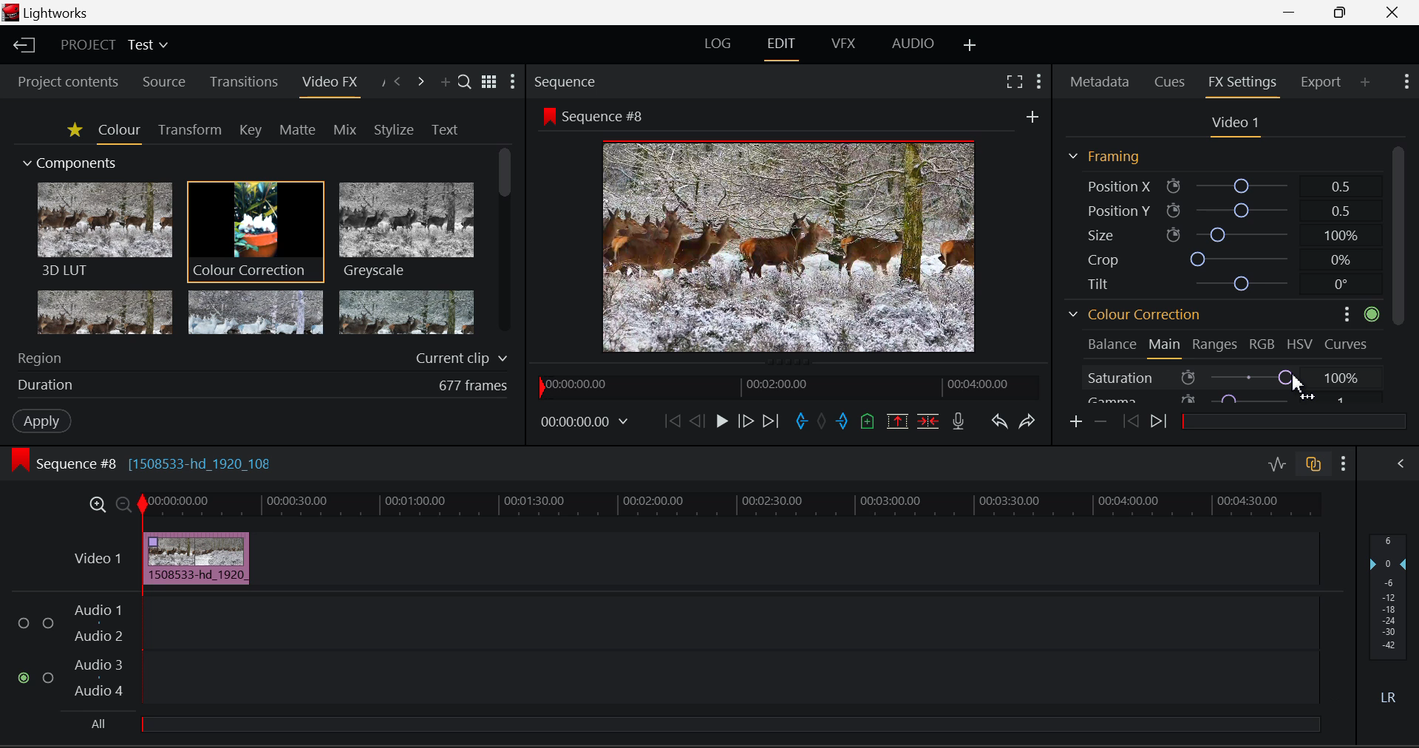 The width and height of the screenshot is (1419, 748). I want to click on Apply, so click(44, 421).